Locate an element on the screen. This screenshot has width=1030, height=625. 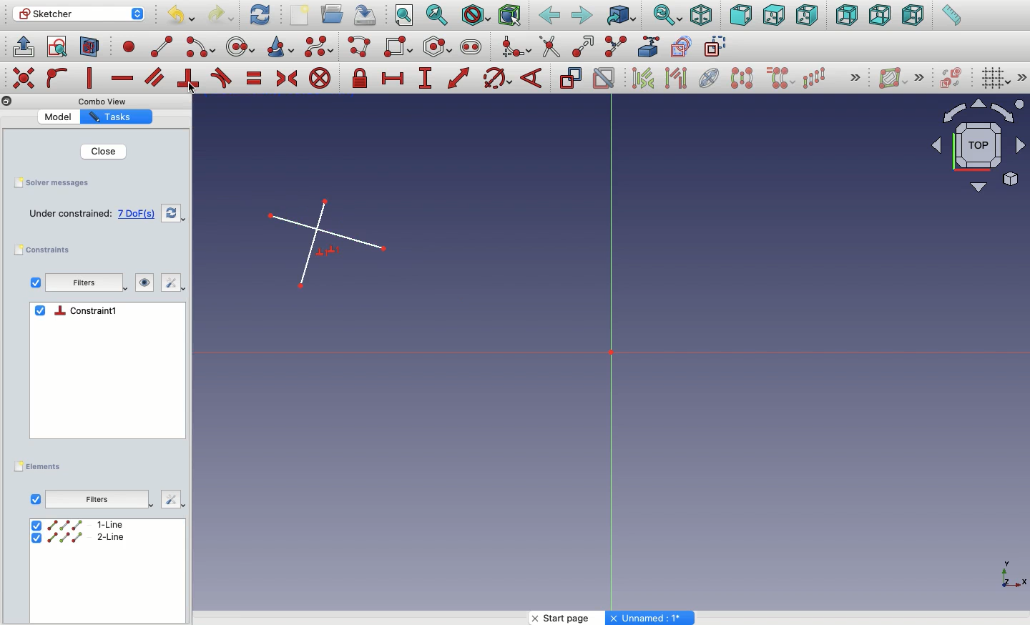
Property  is located at coordinates (116, 118).